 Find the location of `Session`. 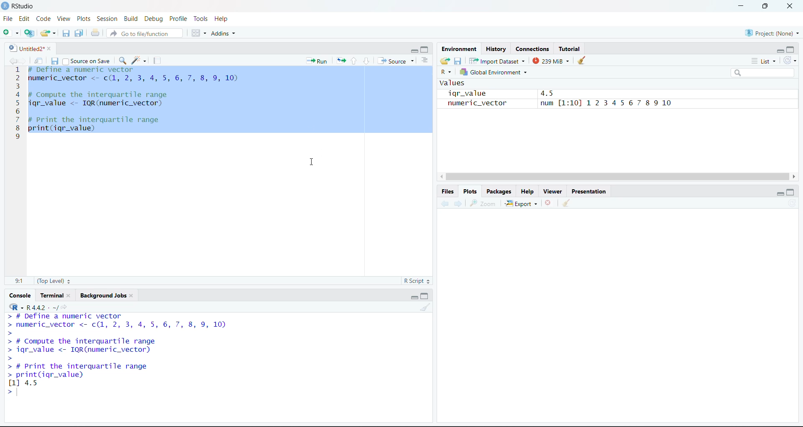

Session is located at coordinates (107, 18).